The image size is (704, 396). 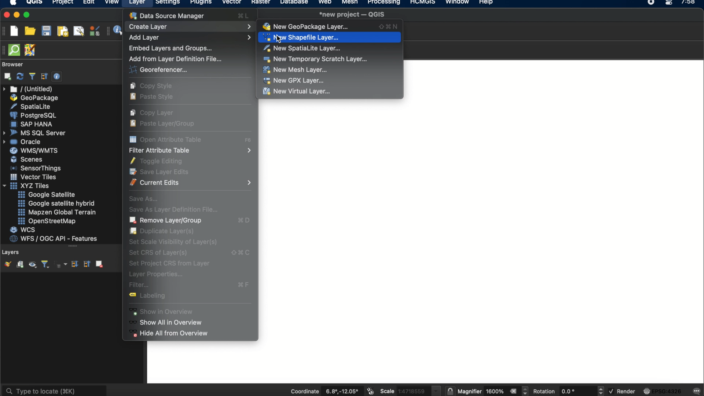 What do you see at coordinates (190, 26) in the screenshot?
I see `create layer` at bounding box center [190, 26].